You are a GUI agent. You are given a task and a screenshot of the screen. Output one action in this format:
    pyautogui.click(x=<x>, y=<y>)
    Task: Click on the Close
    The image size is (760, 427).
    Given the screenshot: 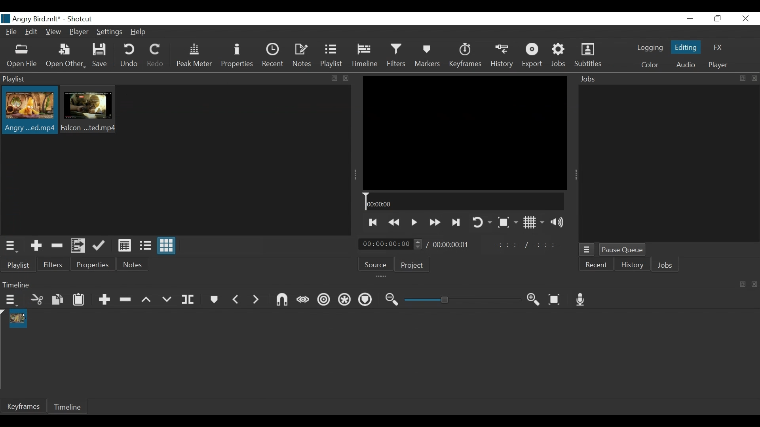 What is the action you would take?
    pyautogui.click(x=745, y=18)
    